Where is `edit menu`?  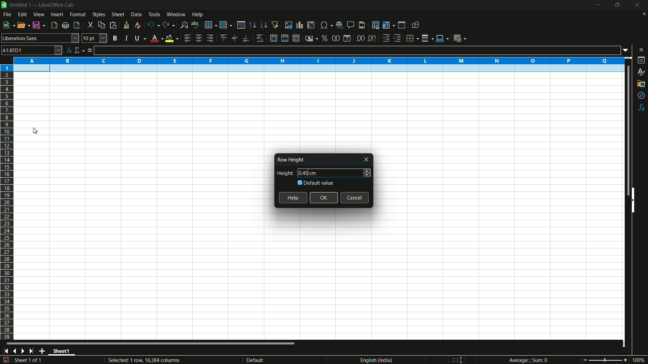 edit menu is located at coordinates (22, 14).